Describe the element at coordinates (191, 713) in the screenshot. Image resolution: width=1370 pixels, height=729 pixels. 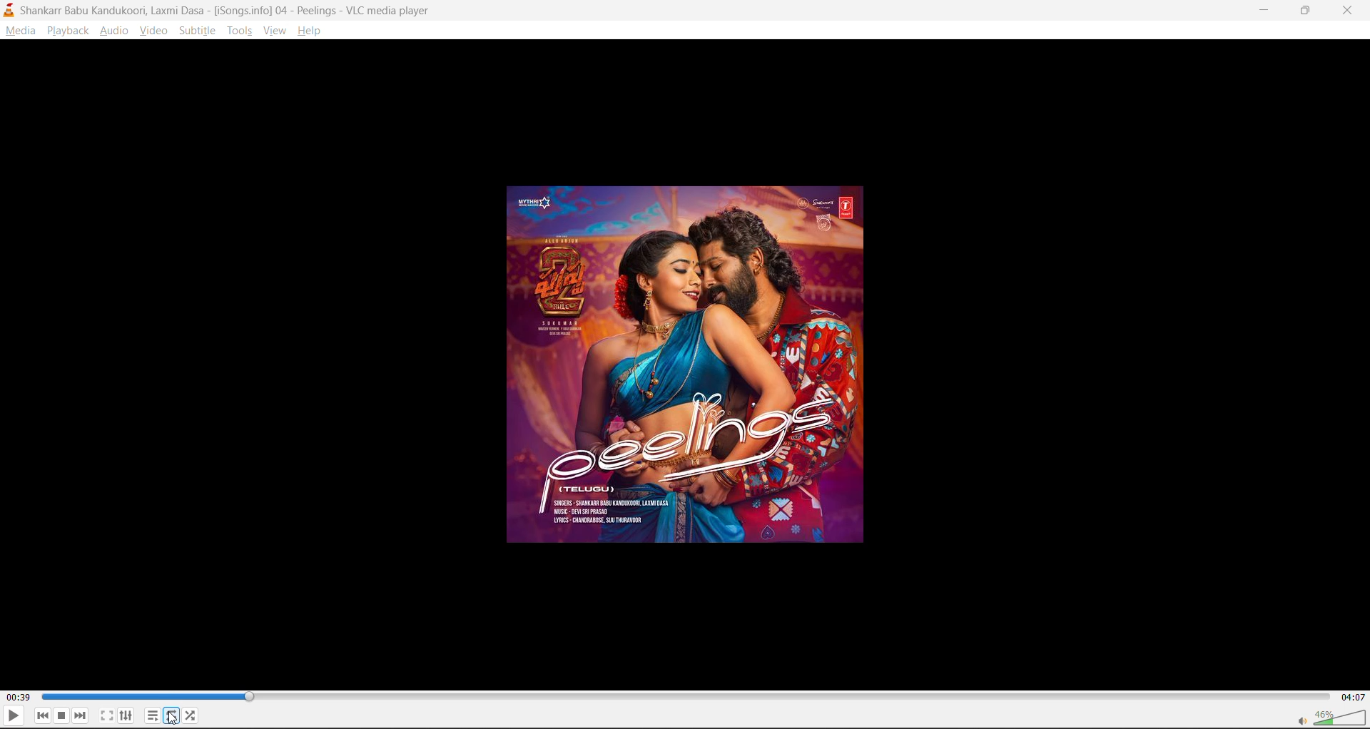
I see `random` at that location.